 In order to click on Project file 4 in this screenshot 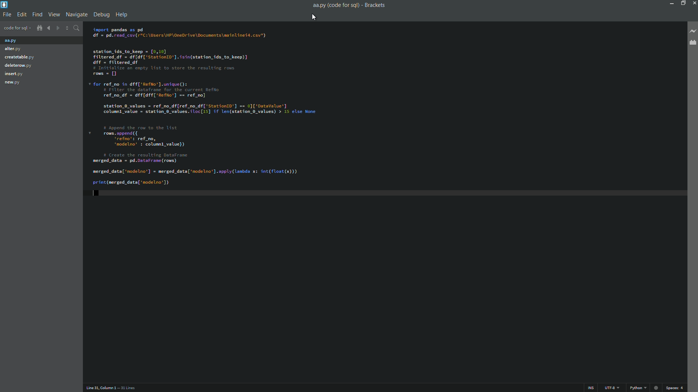, I will do `click(21, 65)`.